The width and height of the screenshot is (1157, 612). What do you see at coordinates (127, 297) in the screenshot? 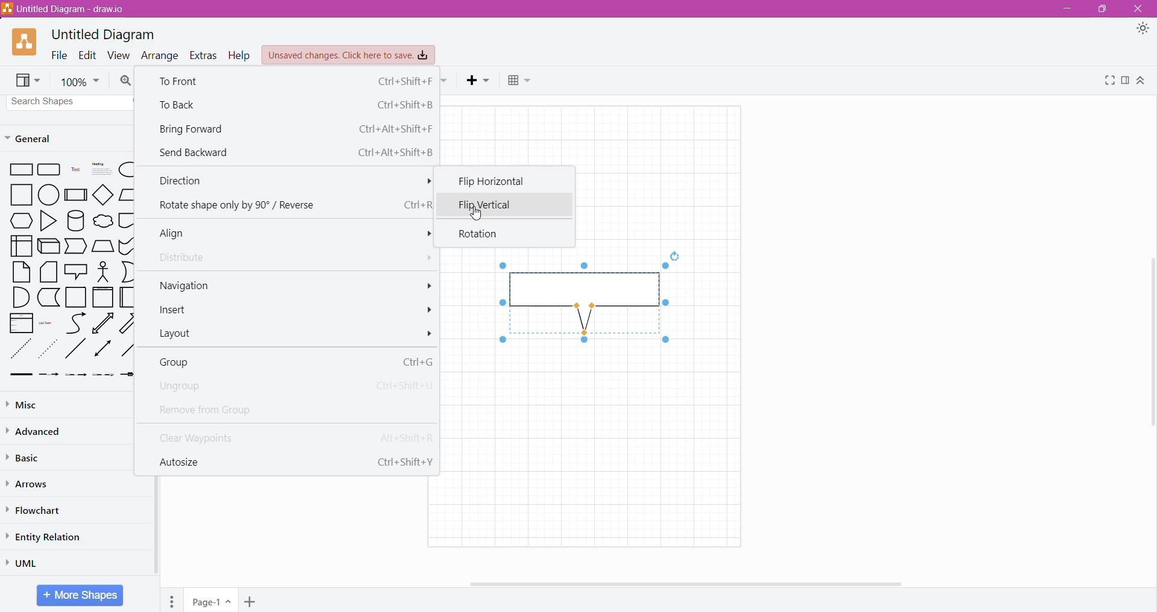
I see `Folded Paper` at bounding box center [127, 297].